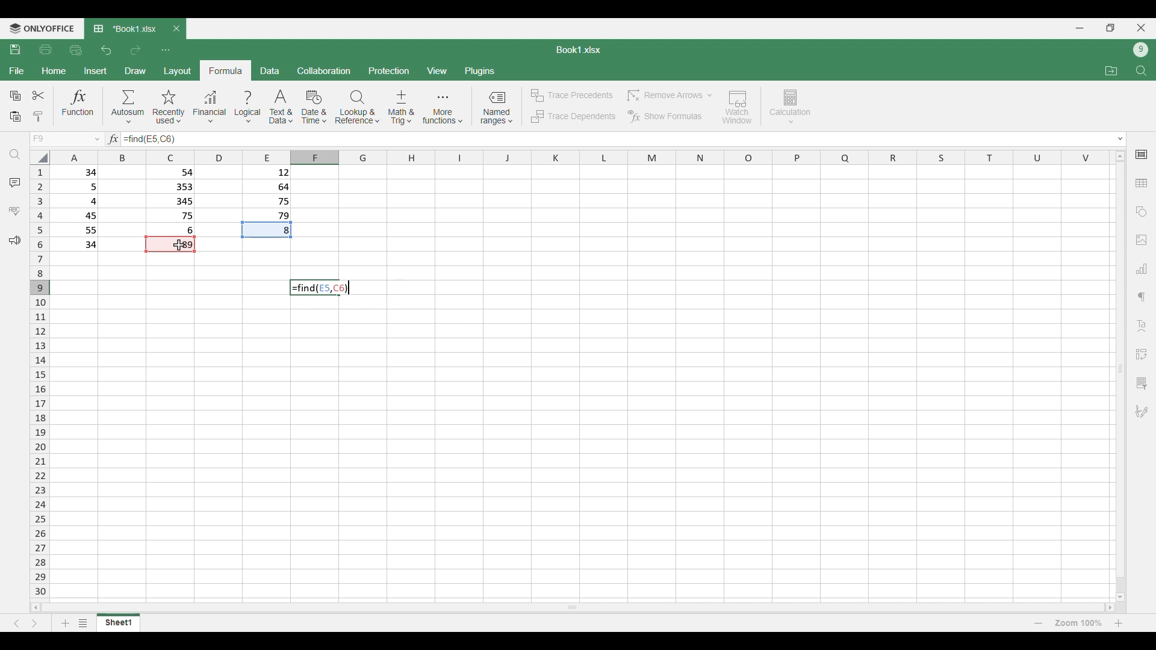 This screenshot has width=1156, height=650. What do you see at coordinates (314, 107) in the screenshot?
I see `Date and time` at bounding box center [314, 107].